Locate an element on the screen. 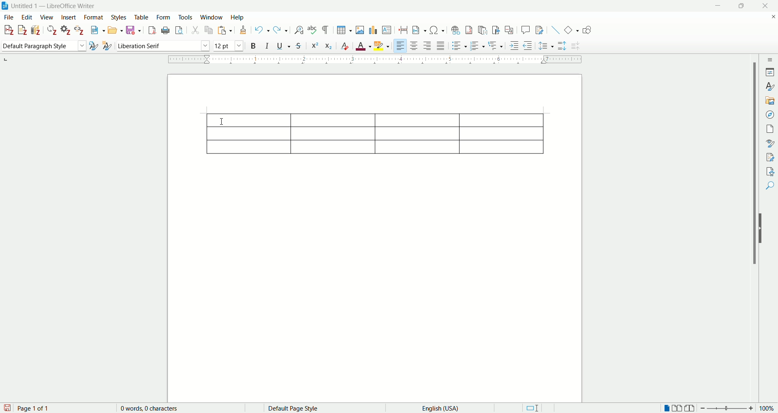 The height and width of the screenshot is (413, 778). insert text box is located at coordinates (387, 30).